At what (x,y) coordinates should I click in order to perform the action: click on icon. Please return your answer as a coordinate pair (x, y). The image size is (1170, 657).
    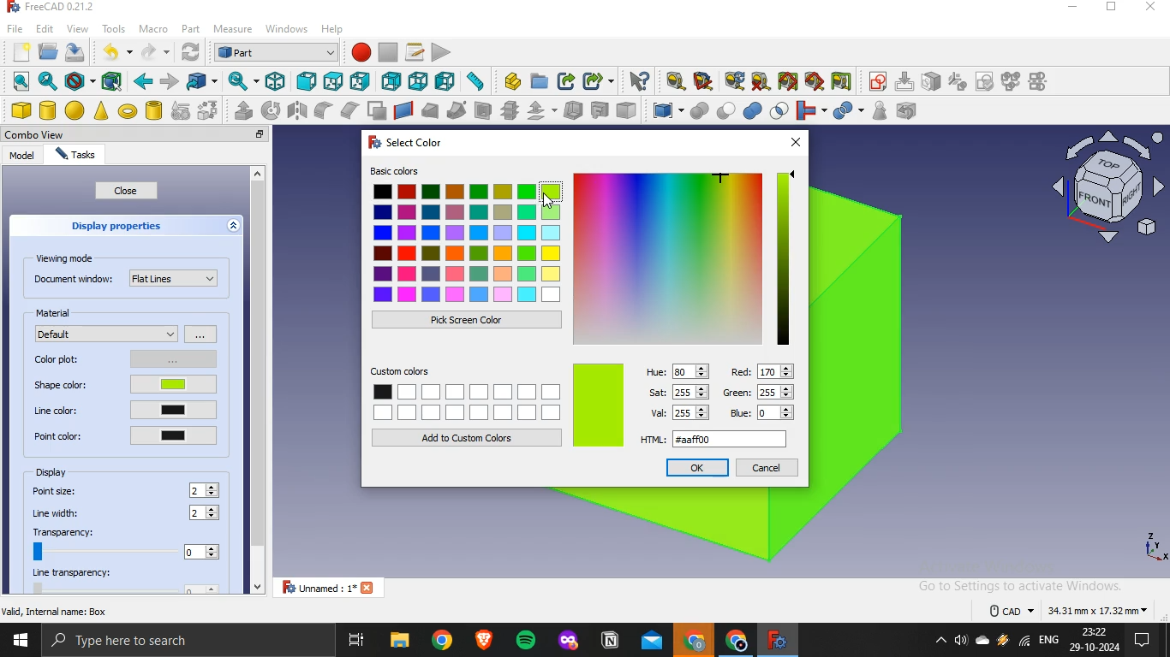
    Looking at the image, I should click on (958, 80).